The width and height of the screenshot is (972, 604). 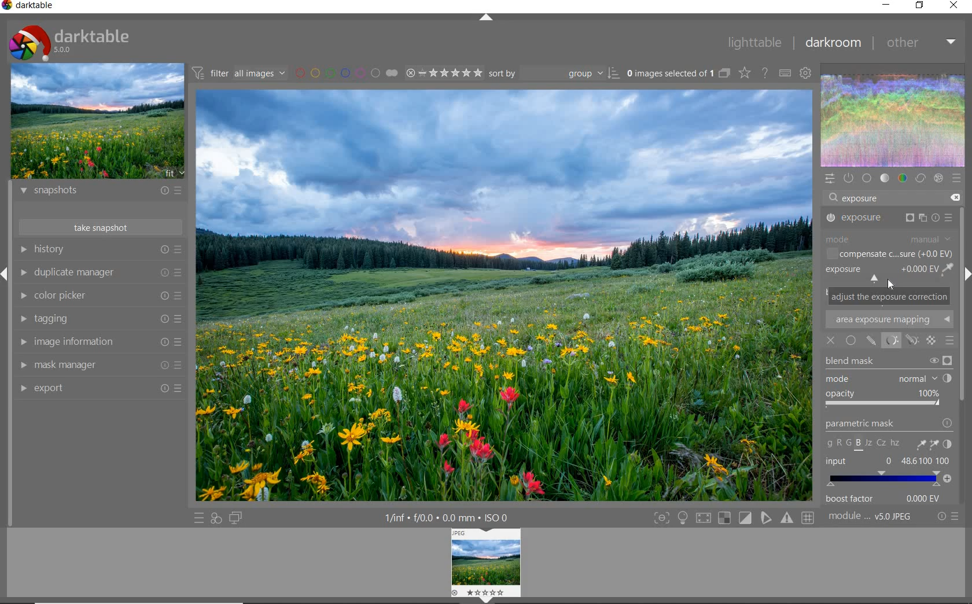 What do you see at coordinates (101, 274) in the screenshot?
I see `duplicate manager` at bounding box center [101, 274].